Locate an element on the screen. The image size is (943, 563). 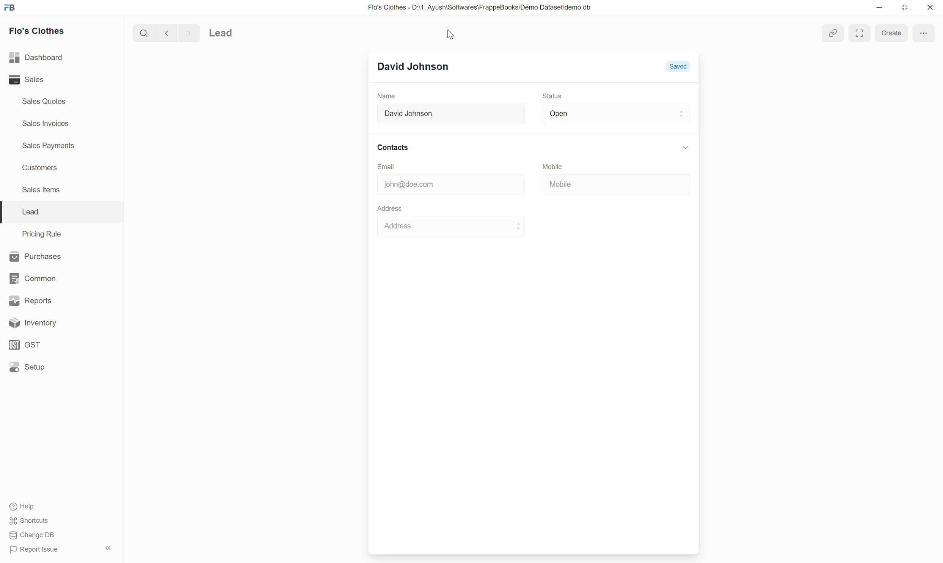
Inventory is located at coordinates (30, 323).